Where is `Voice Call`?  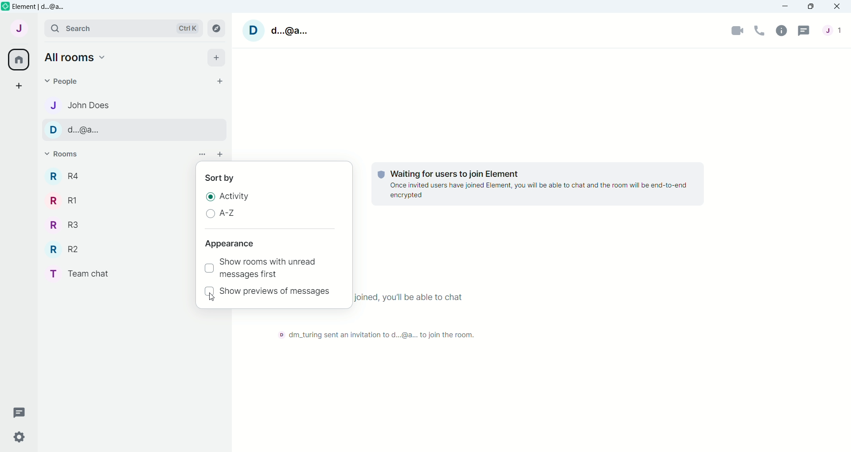 Voice Call is located at coordinates (759, 30).